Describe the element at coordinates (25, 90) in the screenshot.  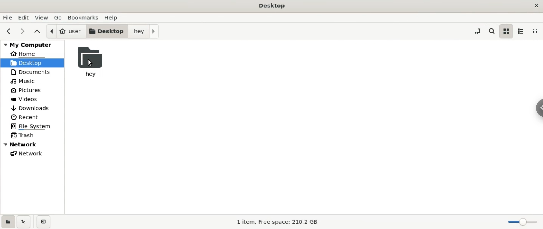
I see `pictures` at that location.